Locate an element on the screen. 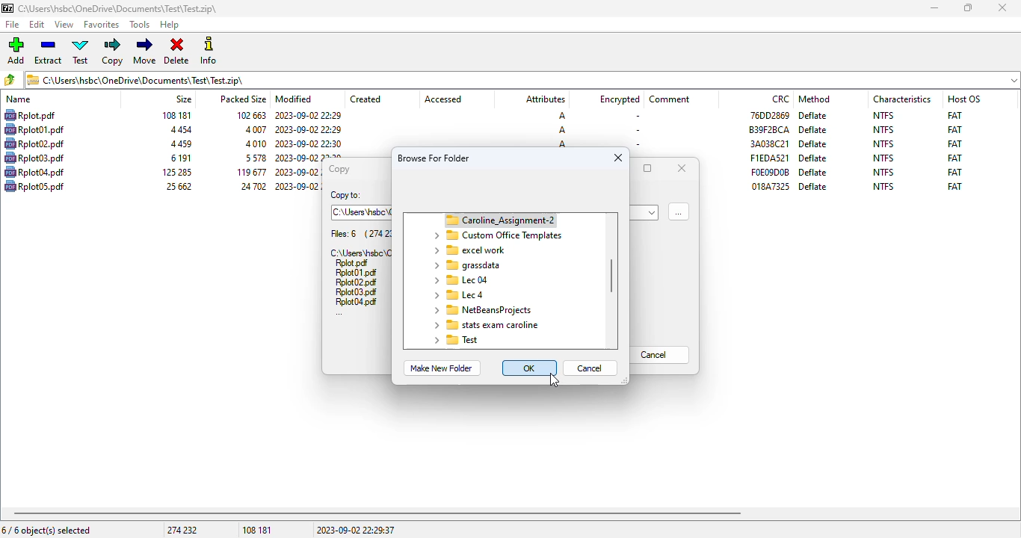 The height and width of the screenshot is (538, 1021). edit is located at coordinates (37, 25).